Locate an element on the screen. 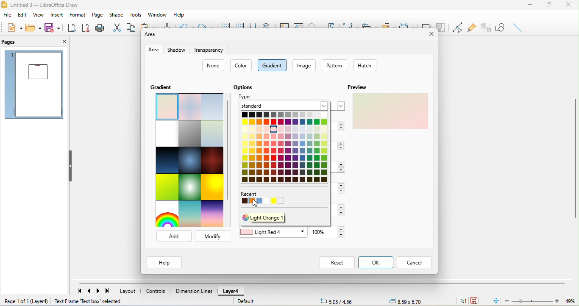 The height and width of the screenshot is (306, 579). last page is located at coordinates (110, 292).